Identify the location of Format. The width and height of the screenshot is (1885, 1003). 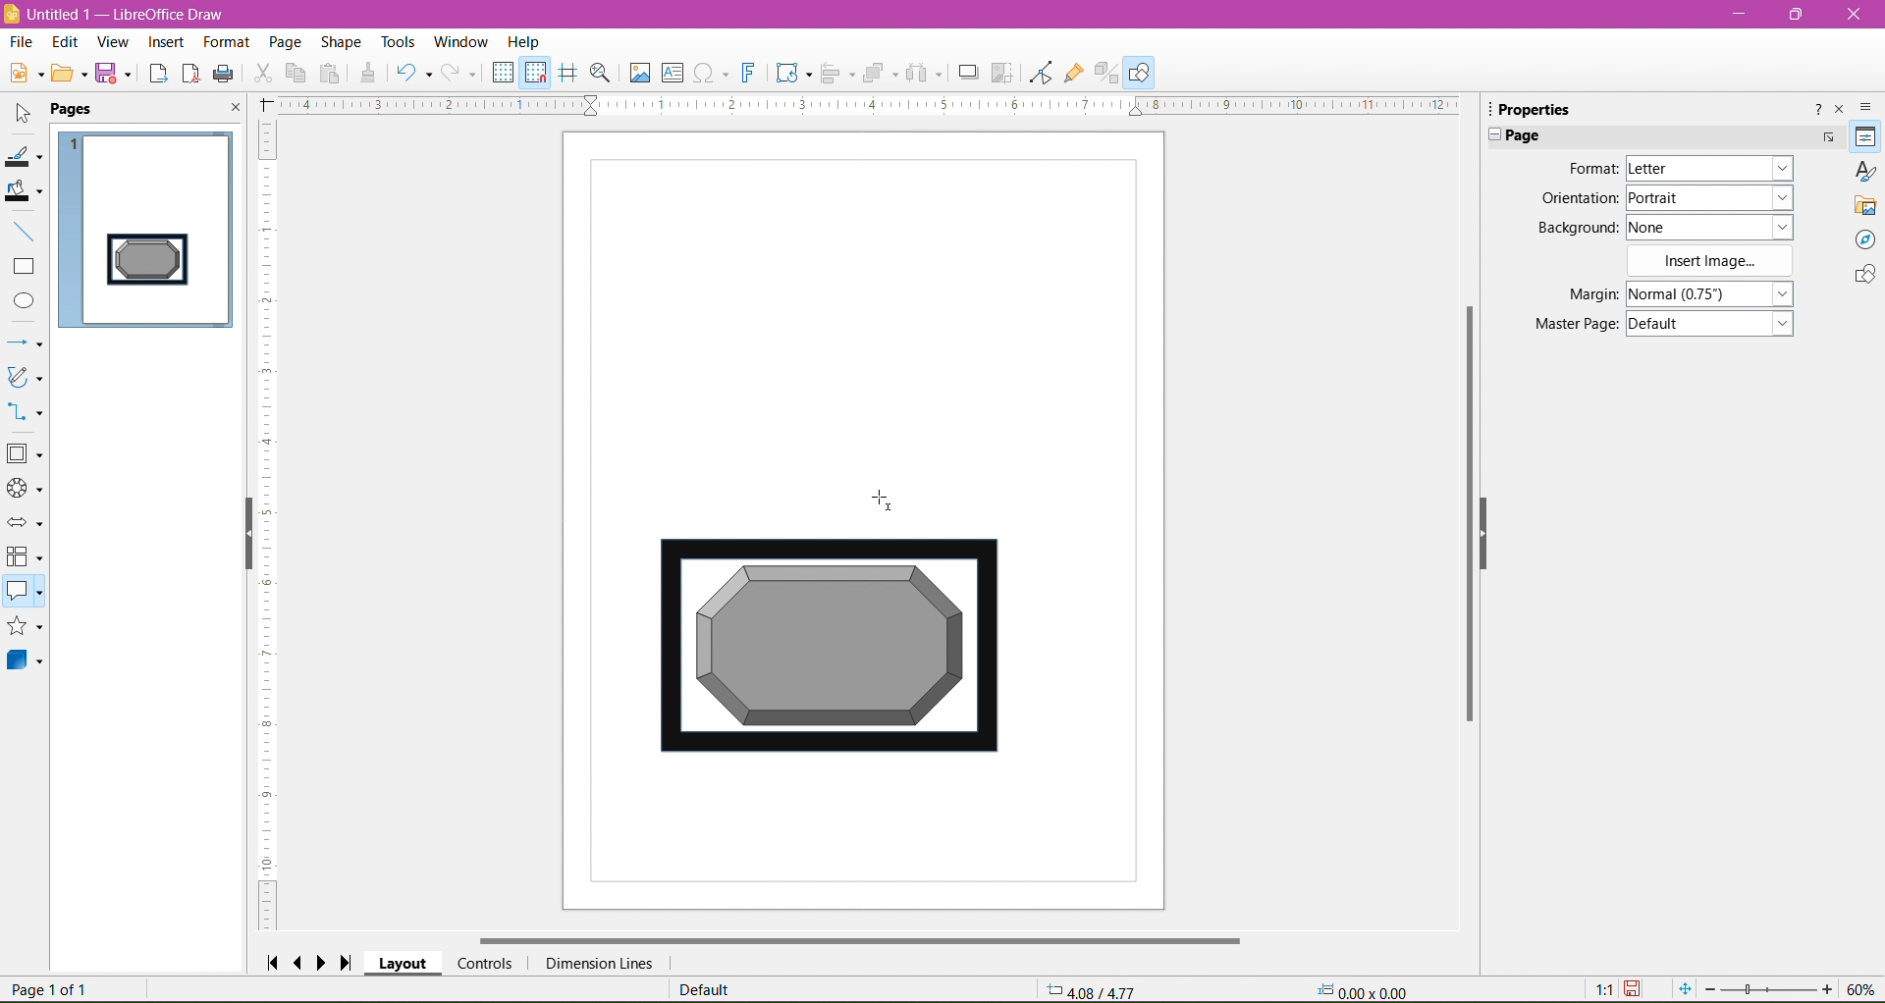
(225, 42).